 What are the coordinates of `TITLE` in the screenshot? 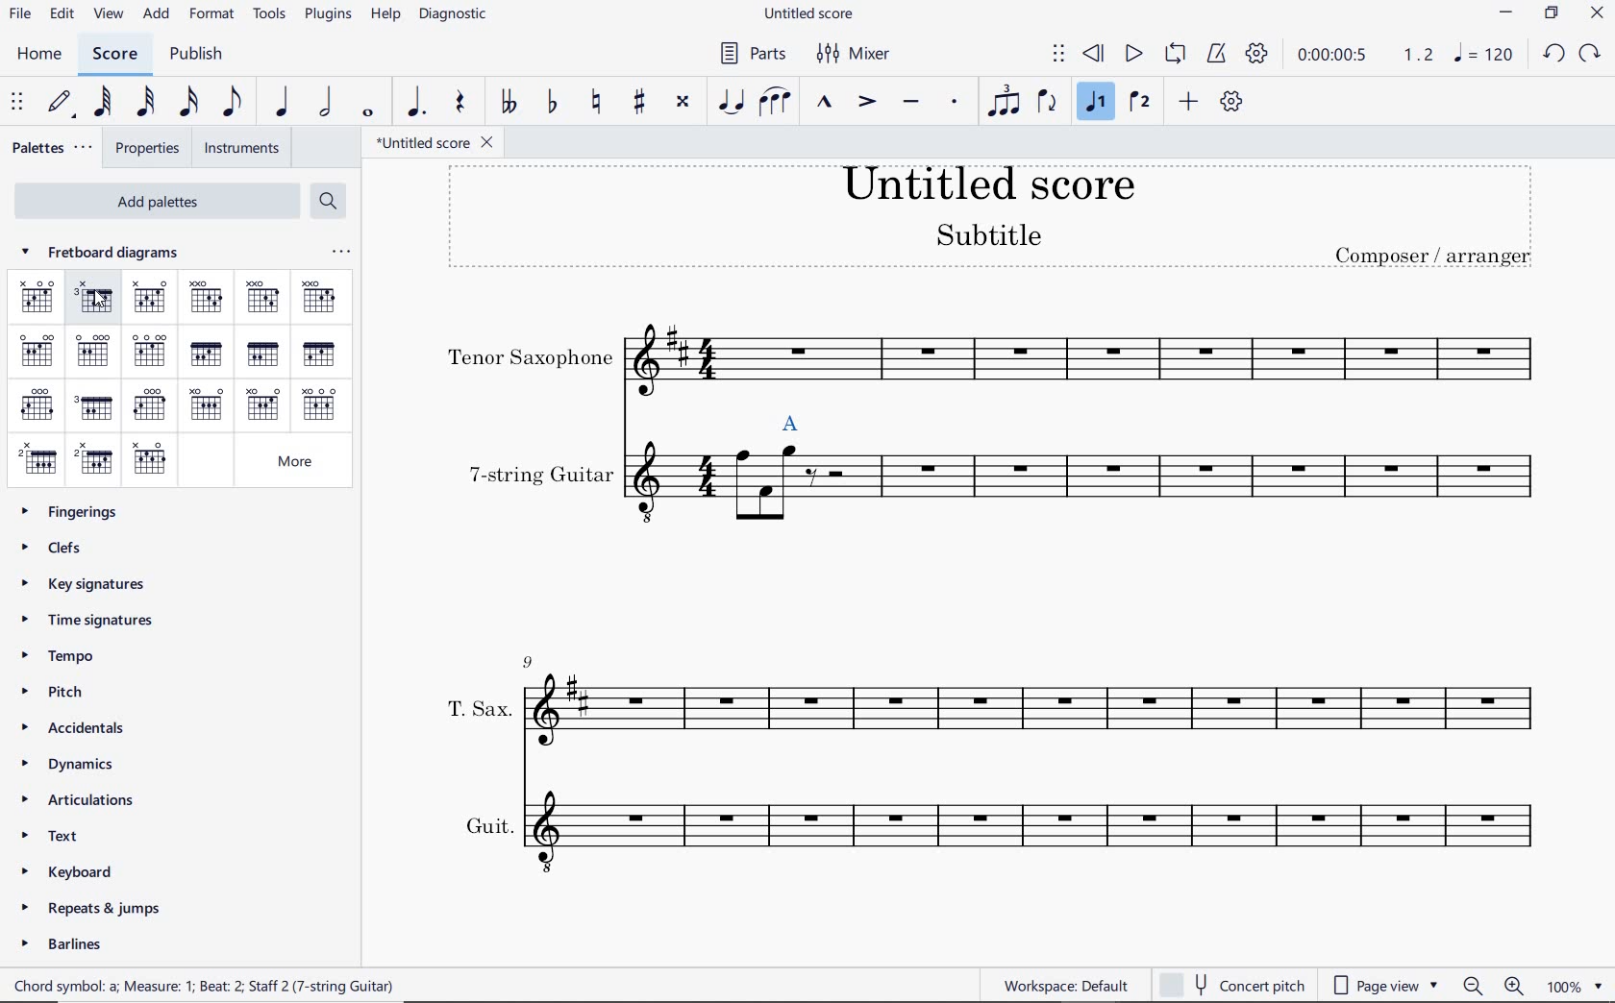 It's located at (998, 222).